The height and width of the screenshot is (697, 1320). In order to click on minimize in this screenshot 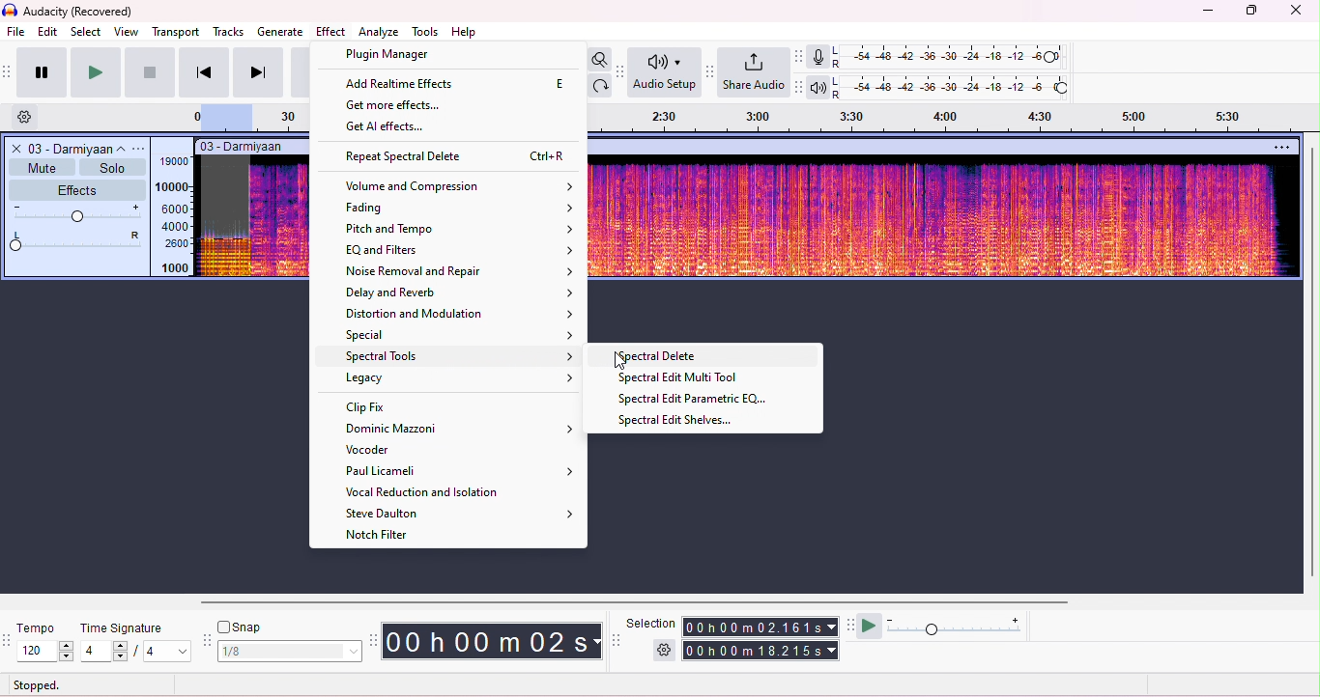, I will do `click(1208, 14)`.